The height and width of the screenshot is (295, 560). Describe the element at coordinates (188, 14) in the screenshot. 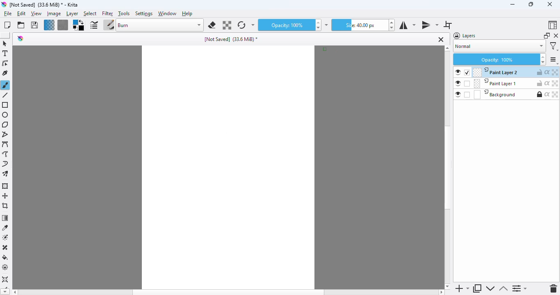

I see `help` at that location.